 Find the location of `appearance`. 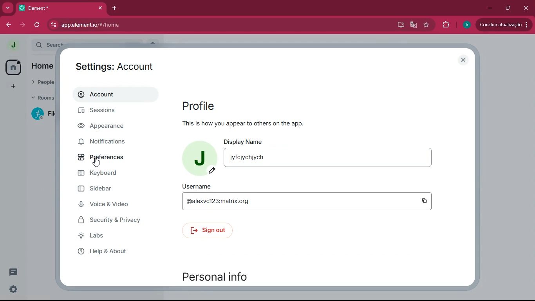

appearance is located at coordinates (107, 127).